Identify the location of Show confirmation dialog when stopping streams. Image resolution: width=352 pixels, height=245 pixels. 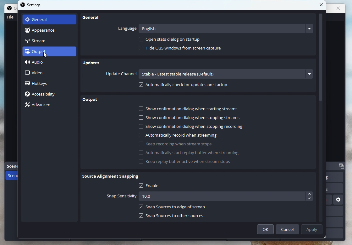
(191, 118).